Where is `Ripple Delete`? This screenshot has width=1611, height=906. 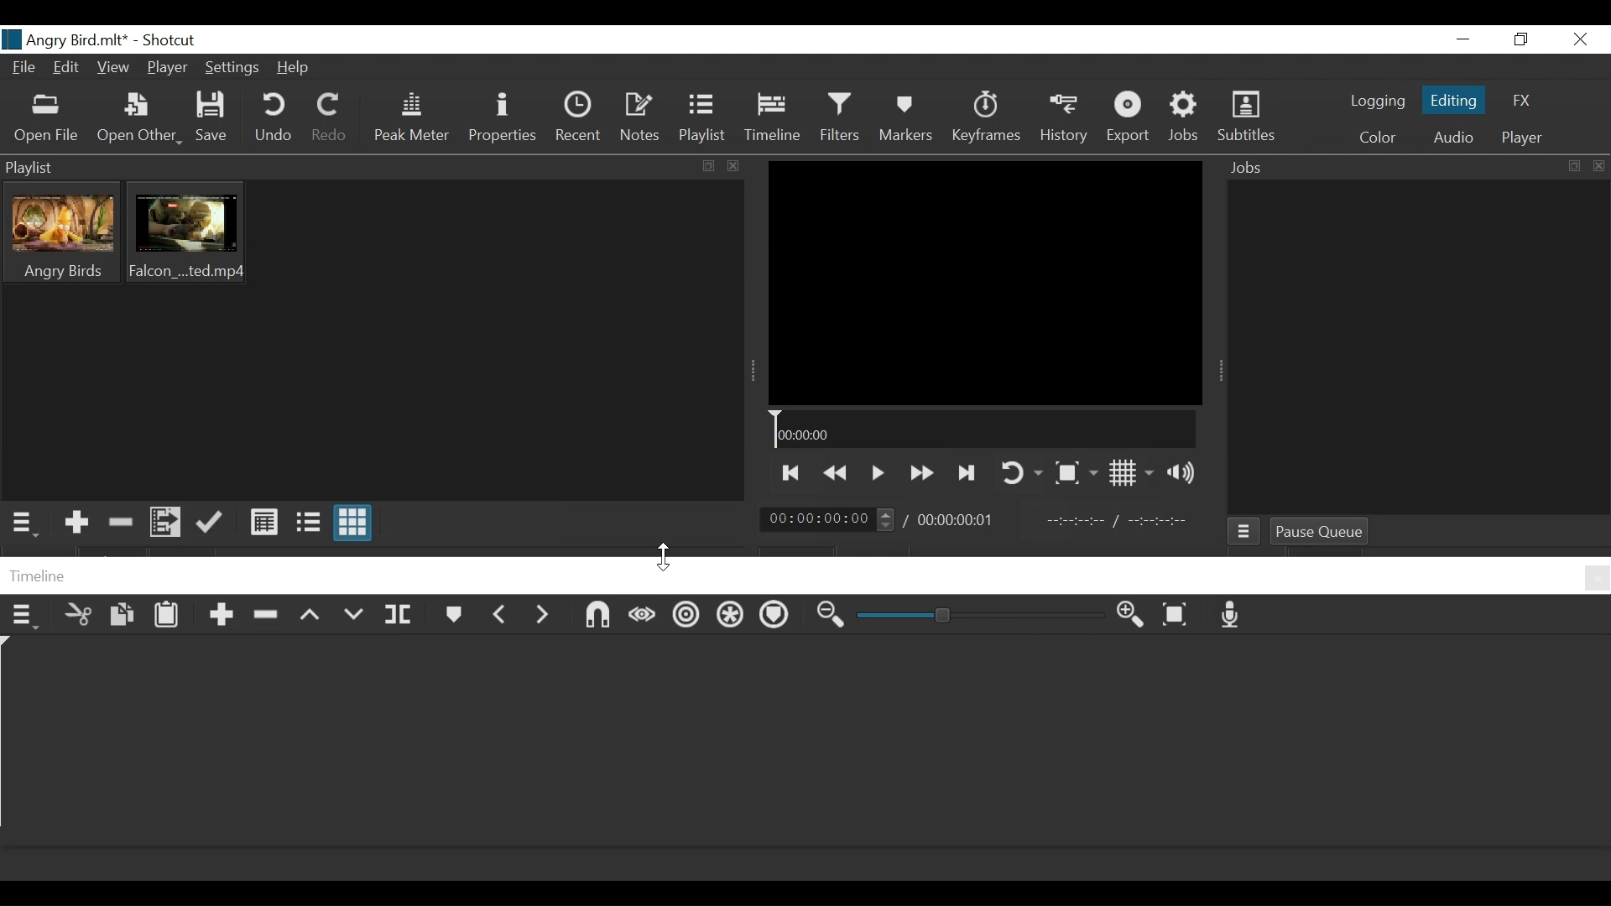 Ripple Delete is located at coordinates (269, 617).